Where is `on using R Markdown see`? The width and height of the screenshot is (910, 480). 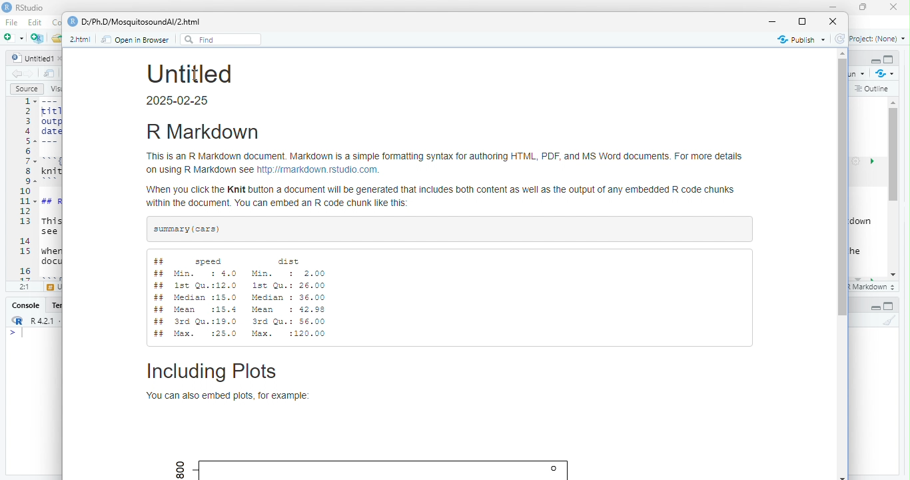
on using R Markdown see is located at coordinates (201, 171).